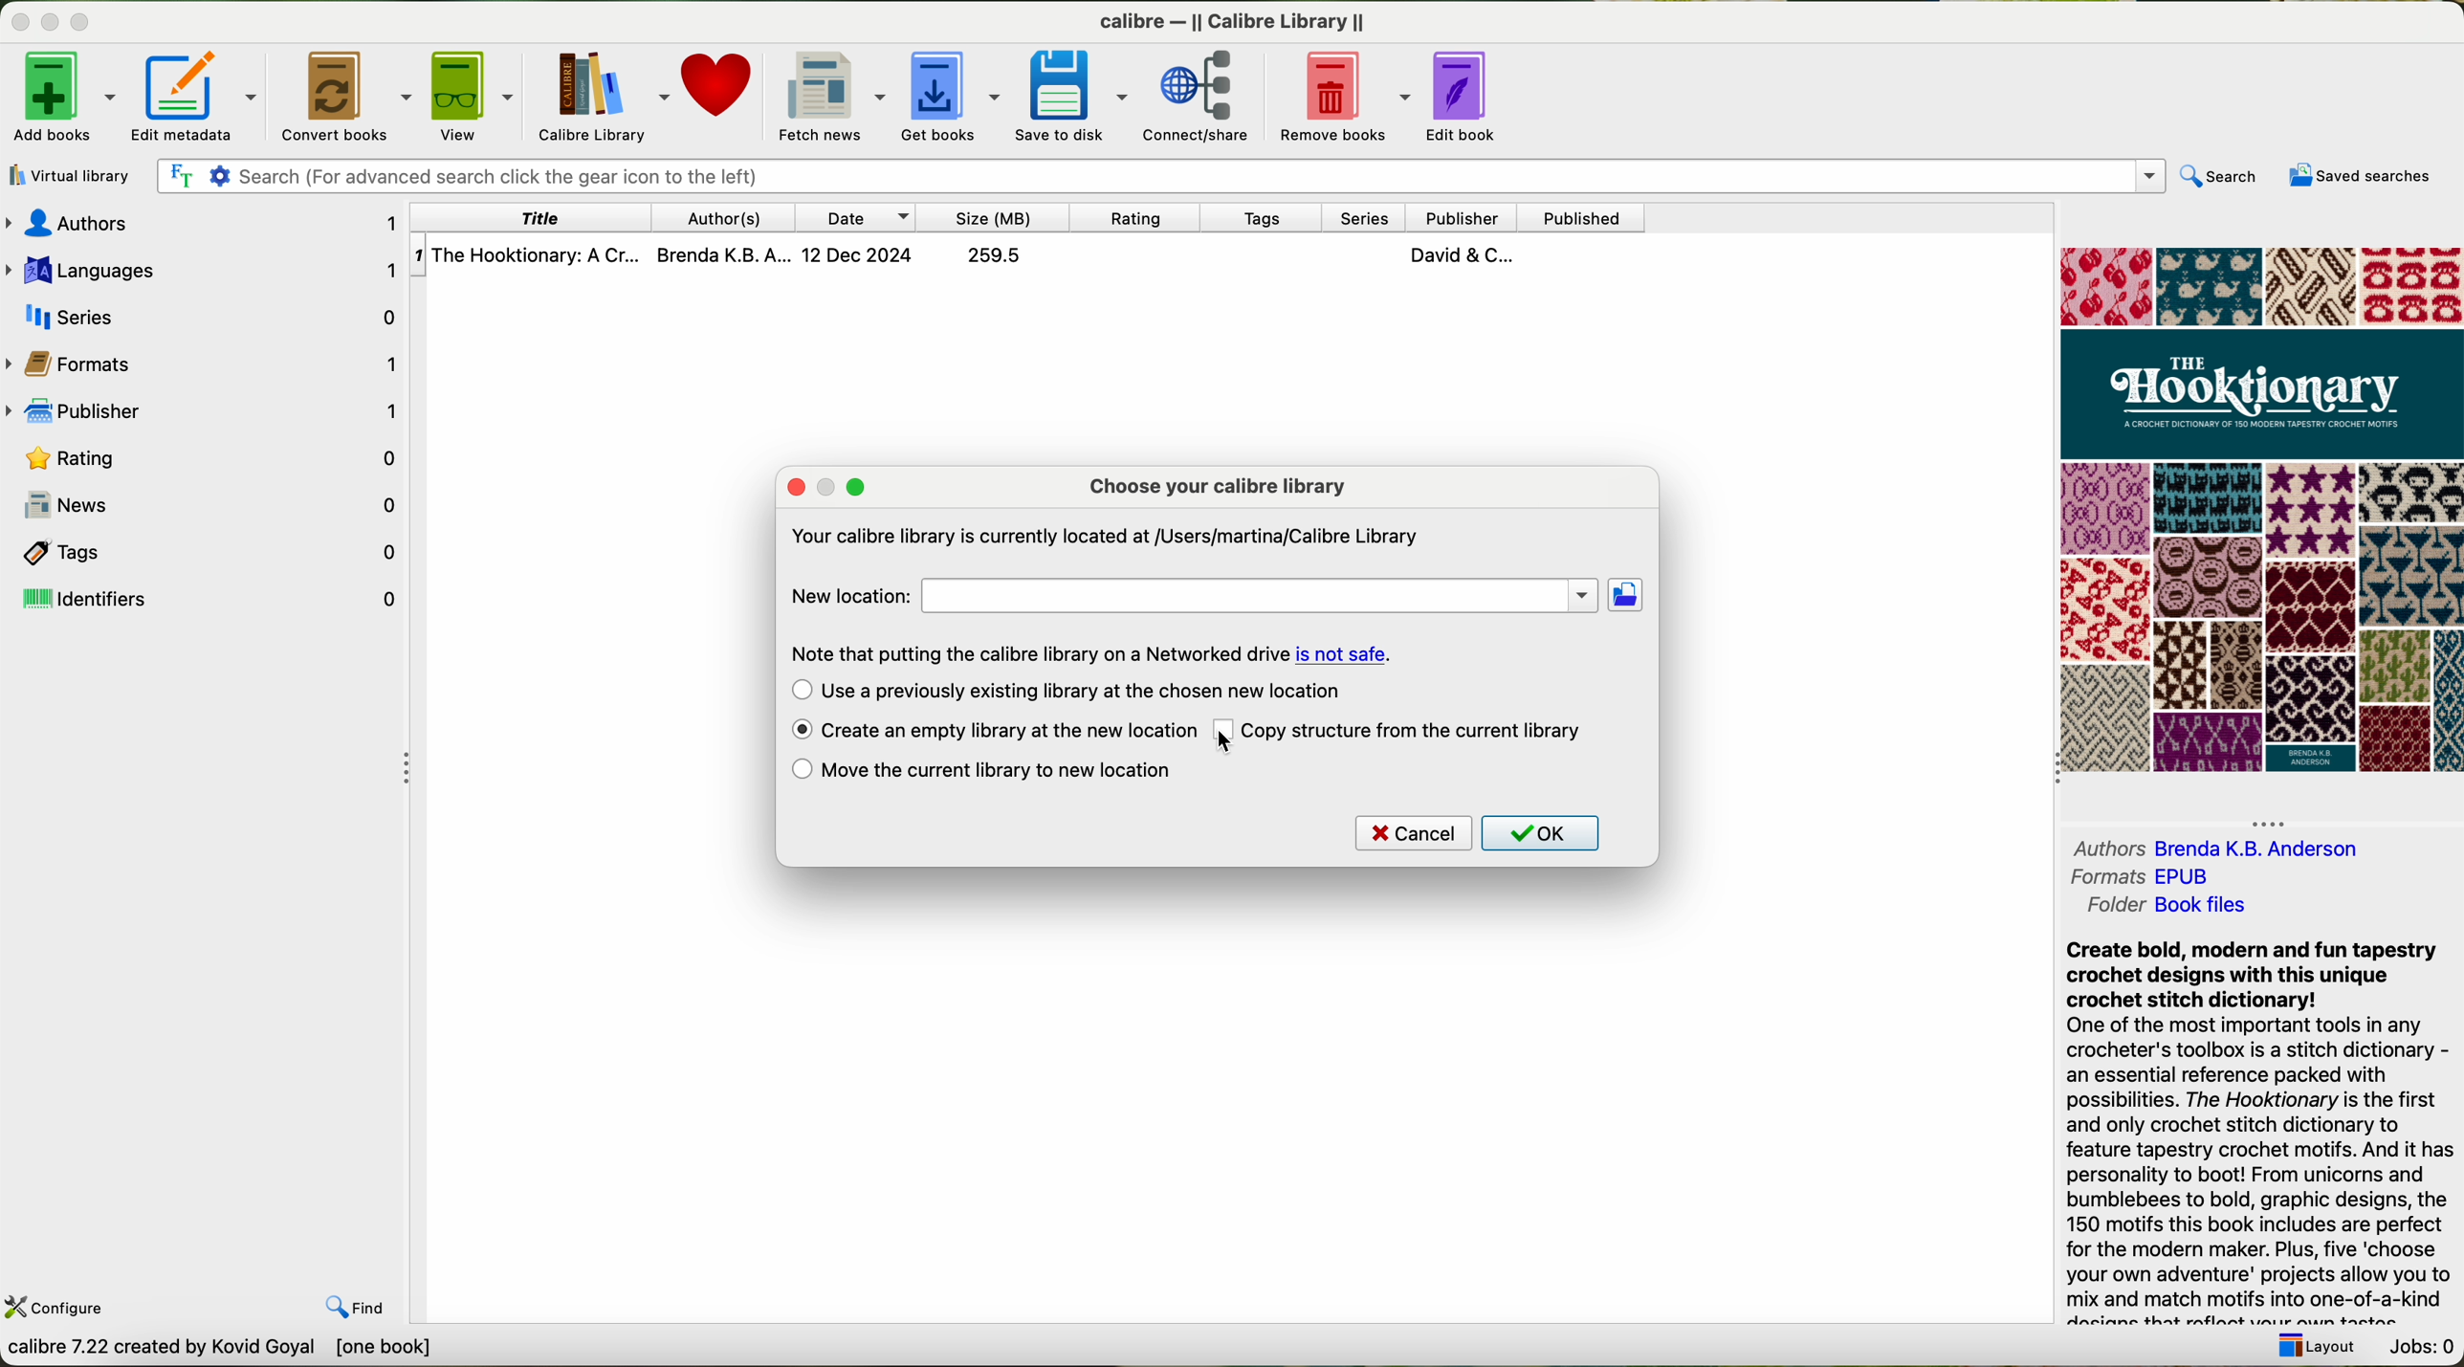  I want to click on calibre — || Calibre Library ||, so click(1230, 19).